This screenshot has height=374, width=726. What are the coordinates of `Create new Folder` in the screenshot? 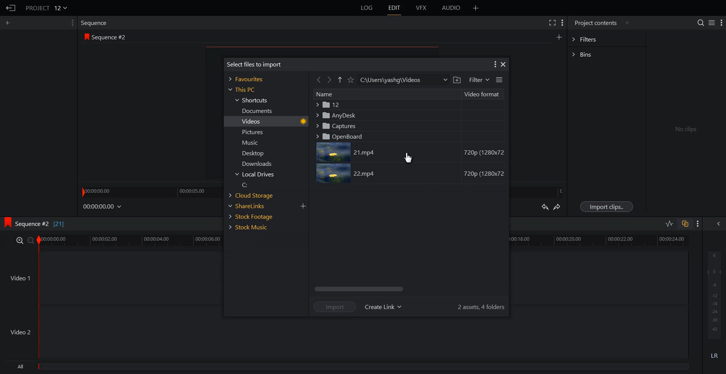 It's located at (457, 80).